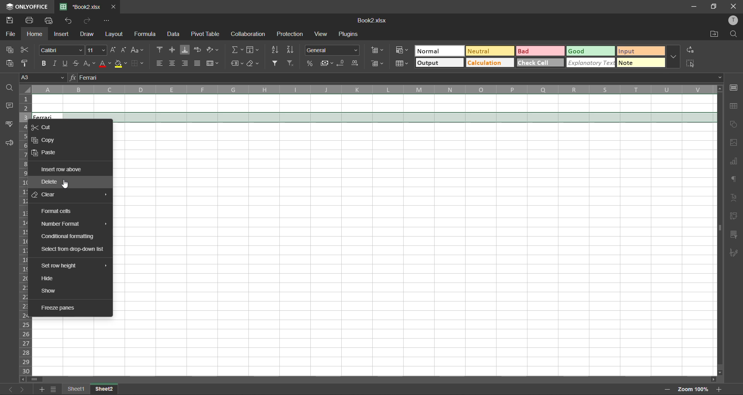 This screenshot has width=743, height=395. What do you see at coordinates (62, 33) in the screenshot?
I see `insert` at bounding box center [62, 33].